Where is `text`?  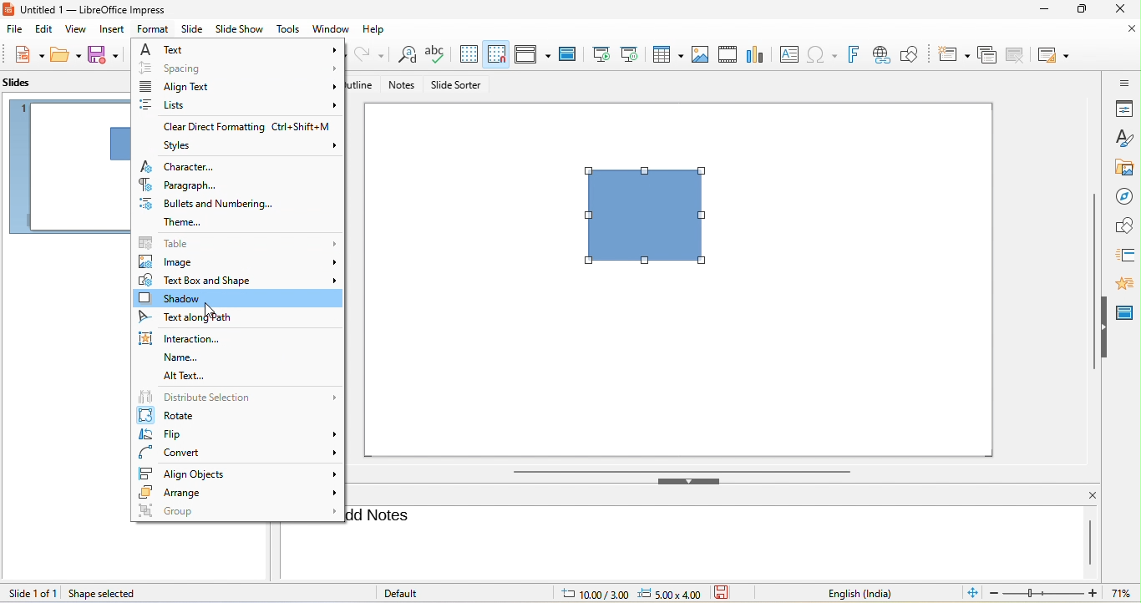
text is located at coordinates (236, 50).